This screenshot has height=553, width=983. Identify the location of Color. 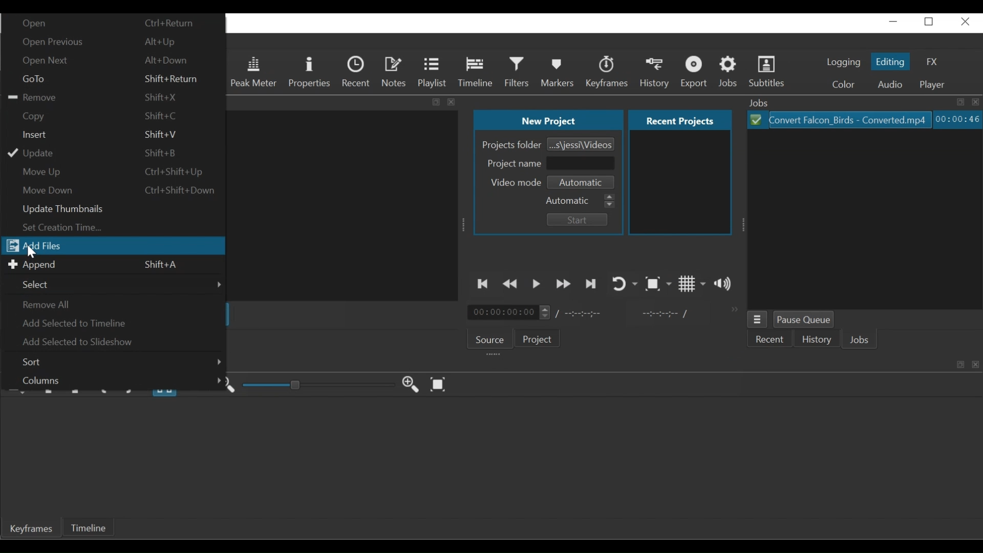
(846, 86).